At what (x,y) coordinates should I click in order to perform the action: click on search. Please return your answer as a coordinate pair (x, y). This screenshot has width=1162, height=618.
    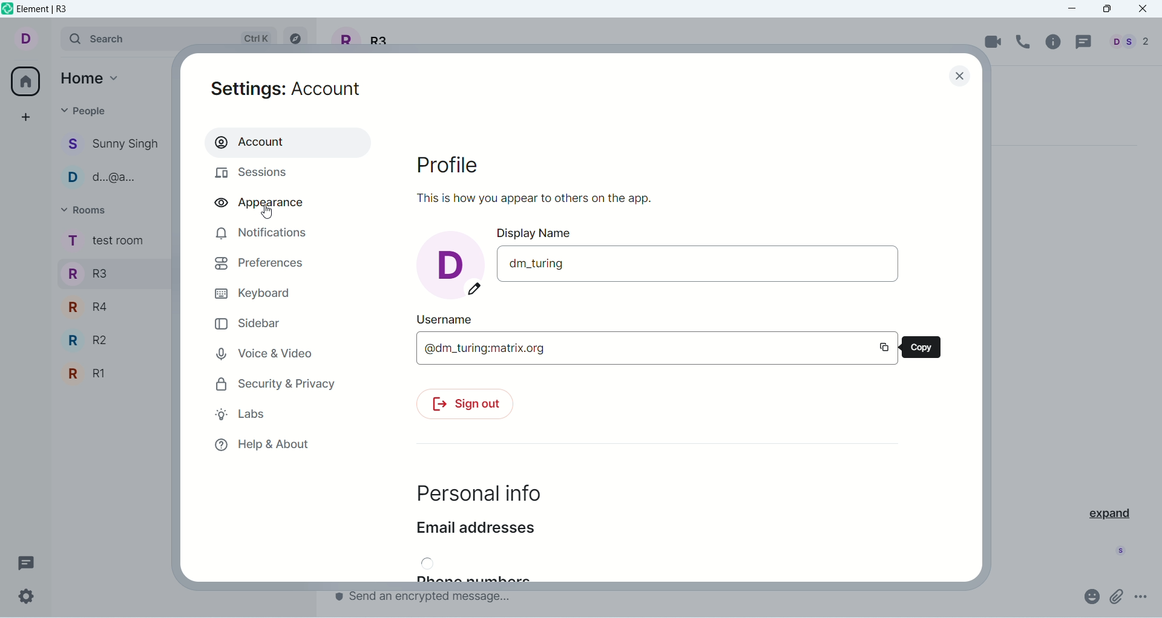
    Looking at the image, I should click on (170, 38).